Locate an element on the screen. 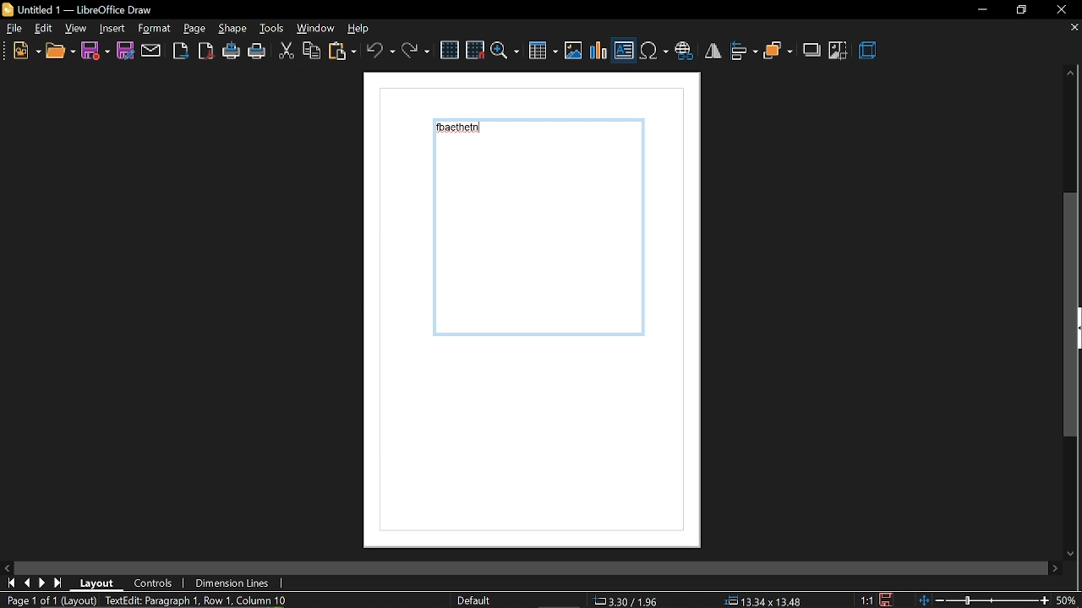 The height and width of the screenshot is (608, 1082). export as pdf is located at coordinates (205, 51).